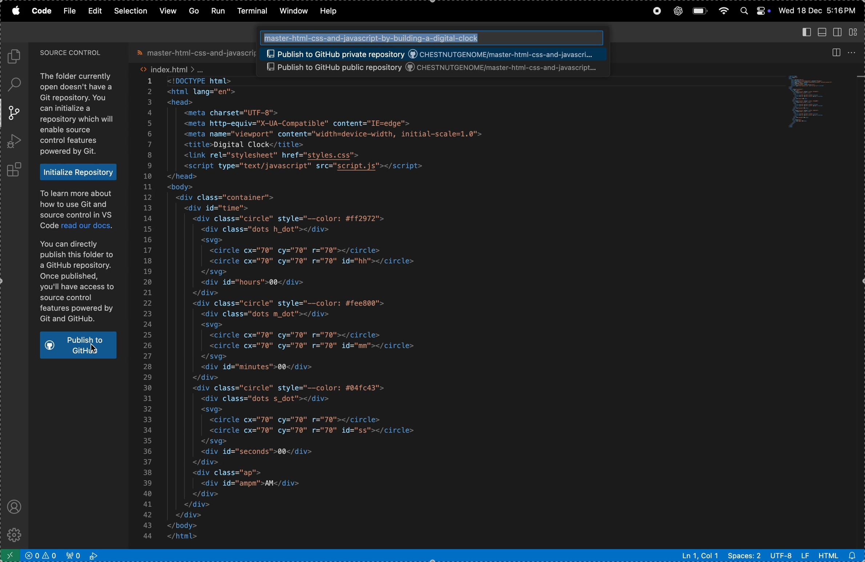 The height and width of the screenshot is (562, 865). I want to click on <title>Digital Clock</title>, so click(245, 145).